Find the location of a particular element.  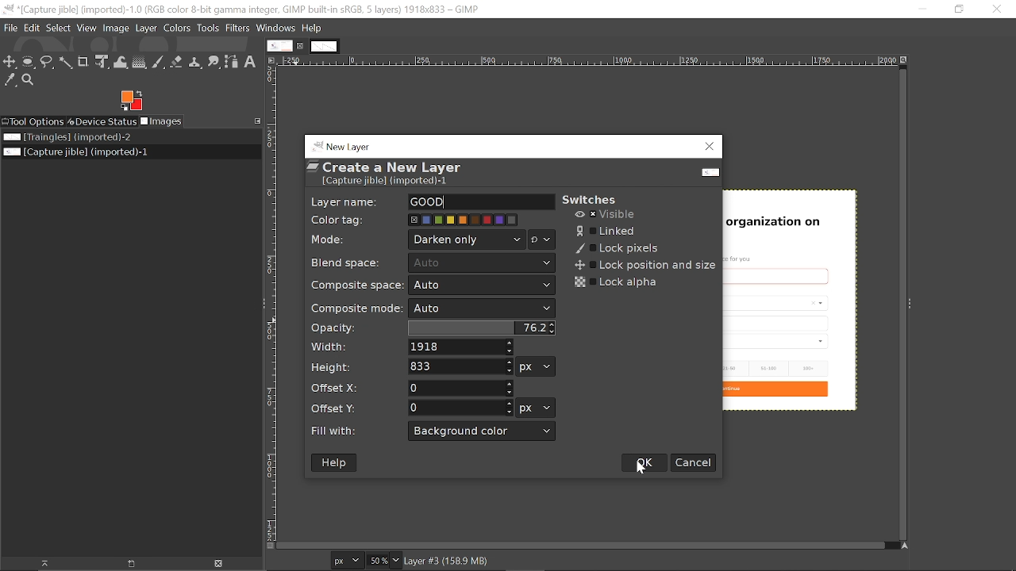

Current zoom is located at coordinates (377, 560).